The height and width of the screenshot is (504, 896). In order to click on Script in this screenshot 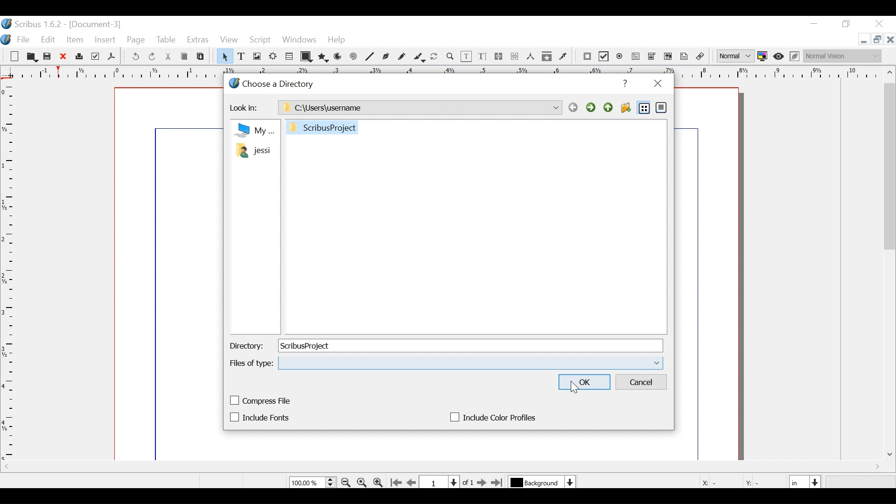, I will do `click(261, 42)`.